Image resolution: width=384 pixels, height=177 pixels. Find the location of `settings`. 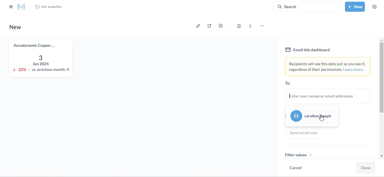

settings is located at coordinates (374, 7).